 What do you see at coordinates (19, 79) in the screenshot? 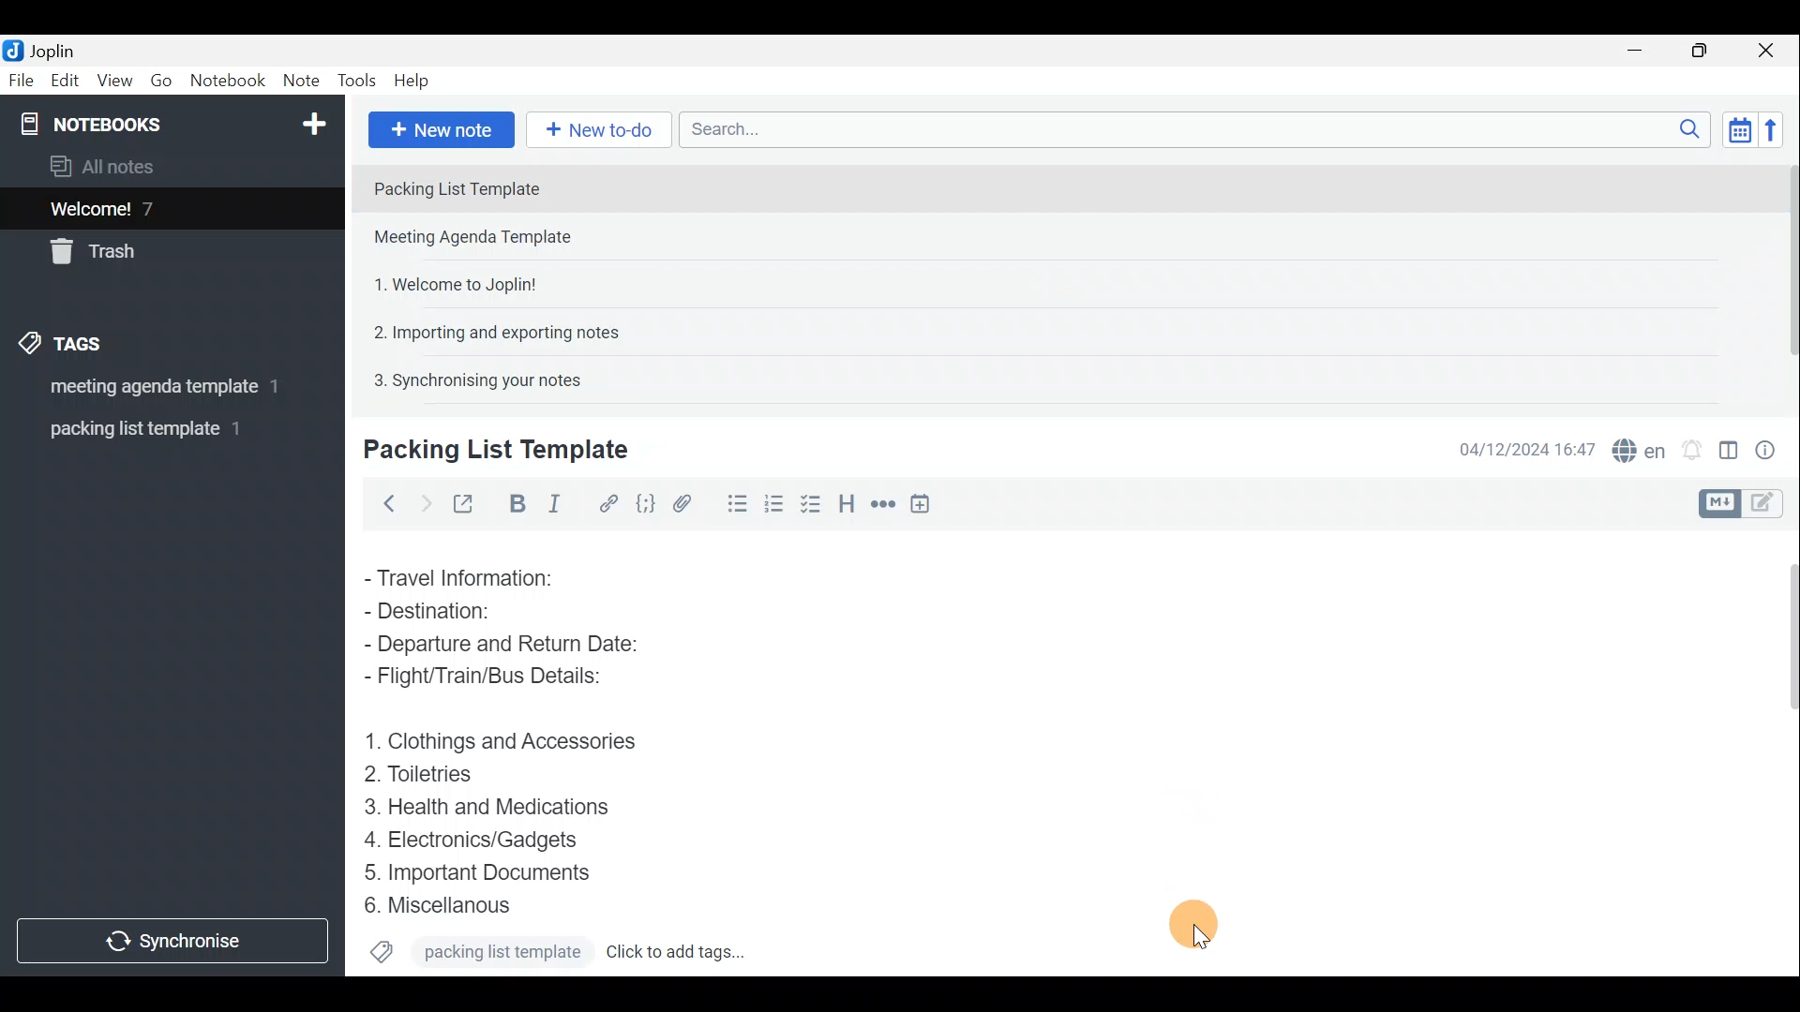
I see `File` at bounding box center [19, 79].